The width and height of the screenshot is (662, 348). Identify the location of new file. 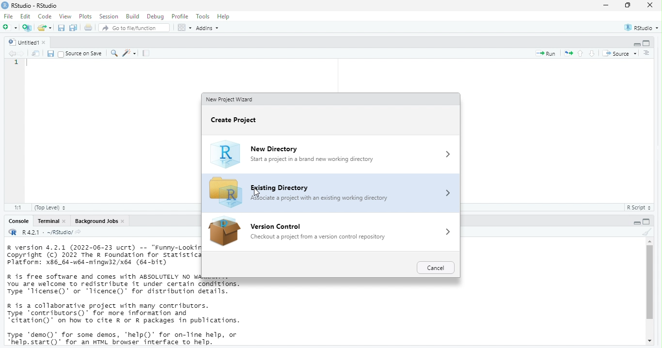
(9, 27).